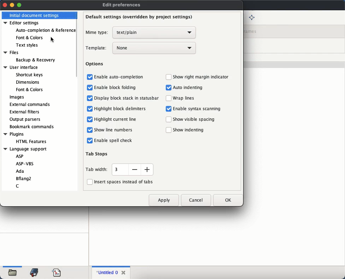  I want to click on font and colors, so click(30, 38).